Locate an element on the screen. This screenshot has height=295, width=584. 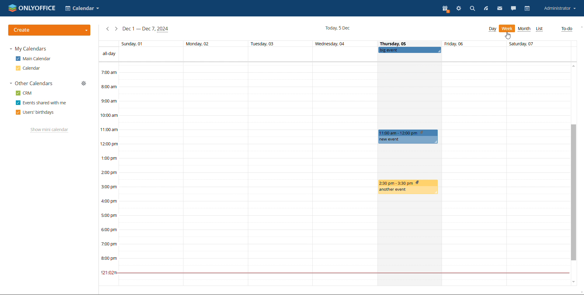
day view is located at coordinates (492, 29).